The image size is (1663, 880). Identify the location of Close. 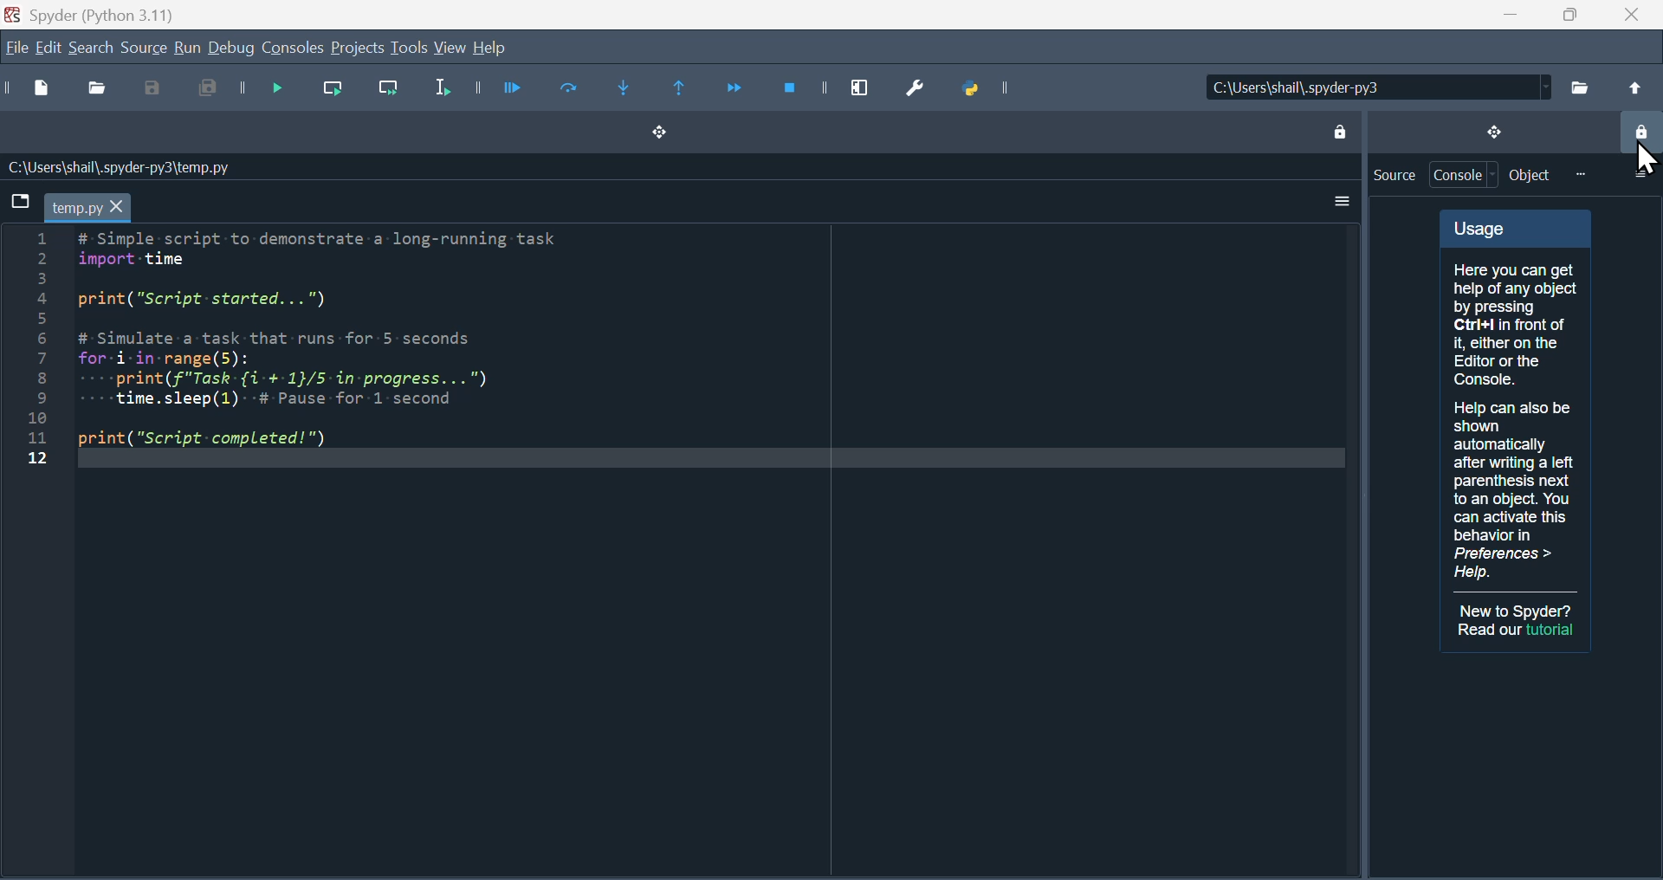
(1630, 15).